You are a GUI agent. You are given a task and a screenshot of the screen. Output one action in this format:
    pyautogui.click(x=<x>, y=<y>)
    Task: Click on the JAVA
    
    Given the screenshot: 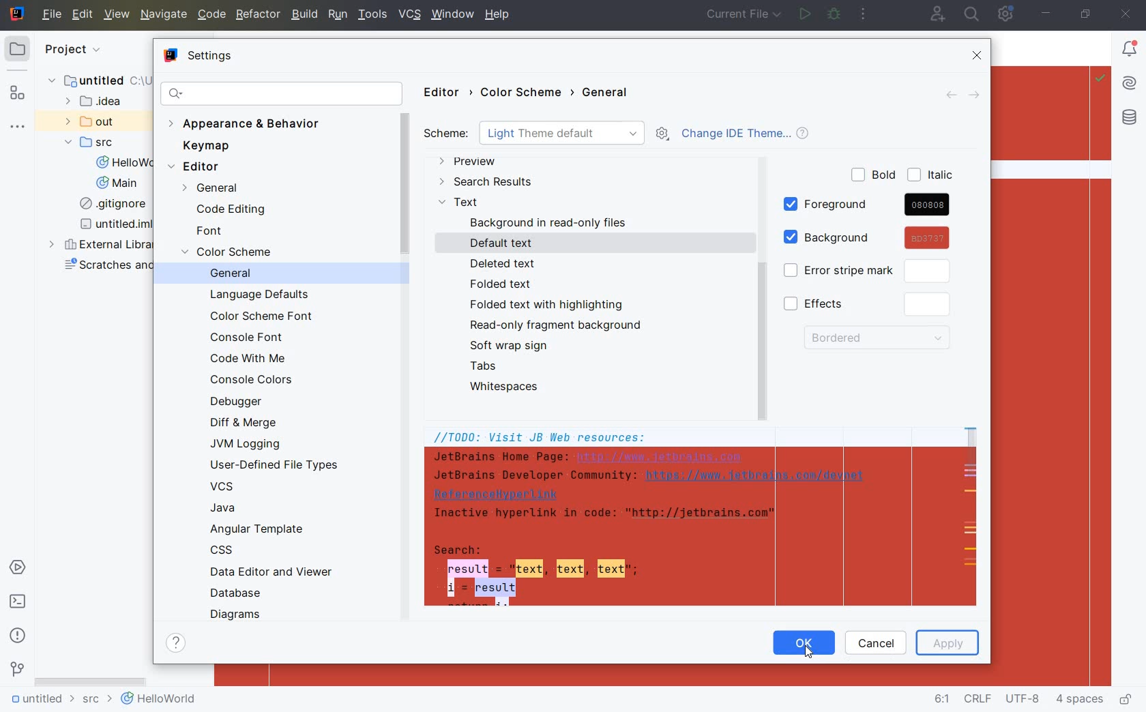 What is the action you would take?
    pyautogui.click(x=237, y=508)
    